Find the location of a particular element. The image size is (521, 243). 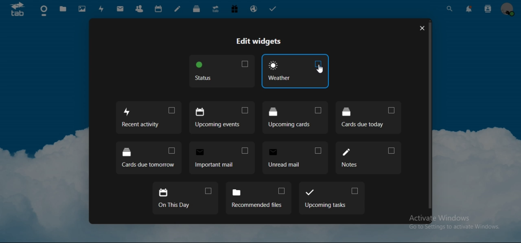

view profile is located at coordinates (508, 9).